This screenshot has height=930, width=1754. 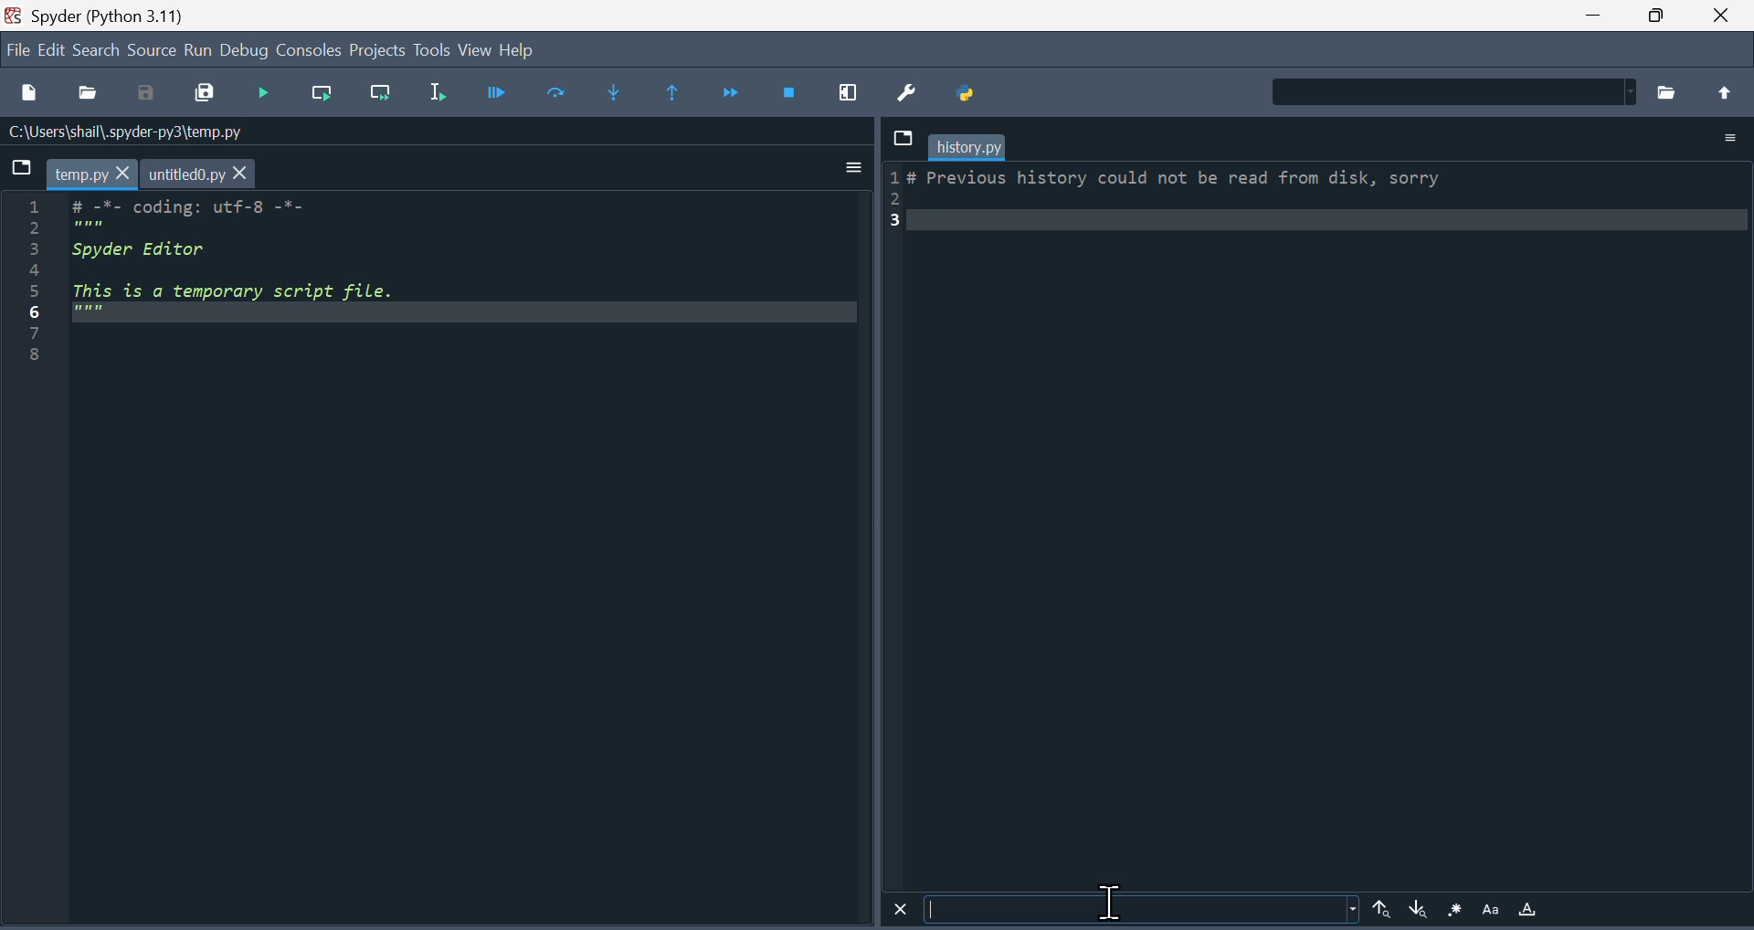 What do you see at coordinates (1419, 913) in the screenshot?
I see `Down arrow in search` at bounding box center [1419, 913].